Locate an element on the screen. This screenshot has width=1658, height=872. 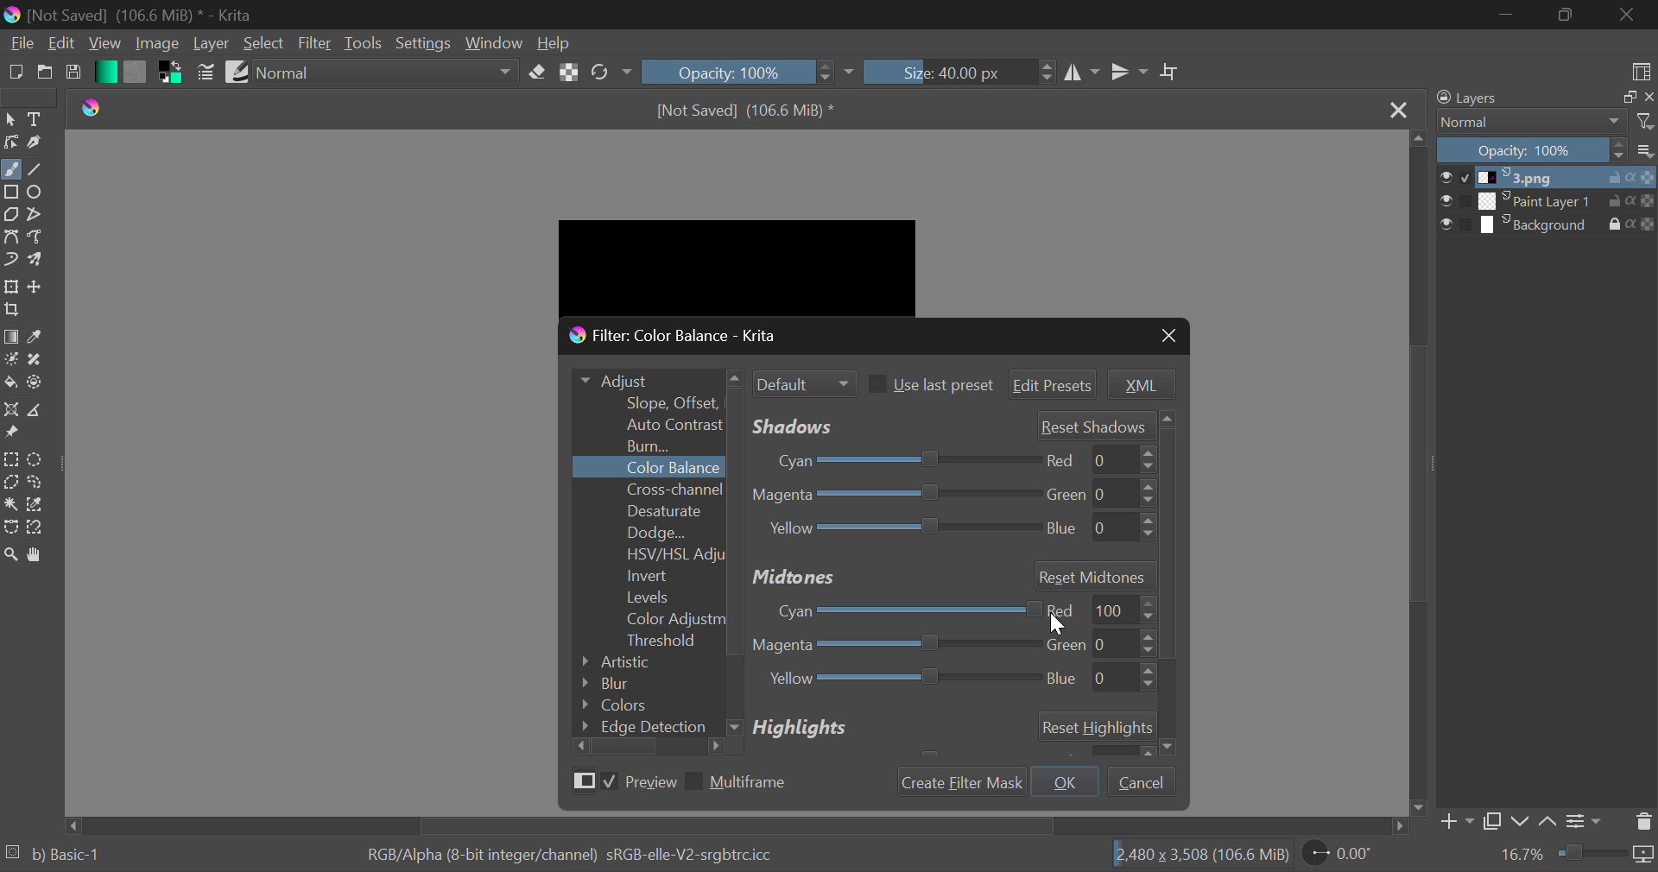
Move Layer is located at coordinates (40, 288).